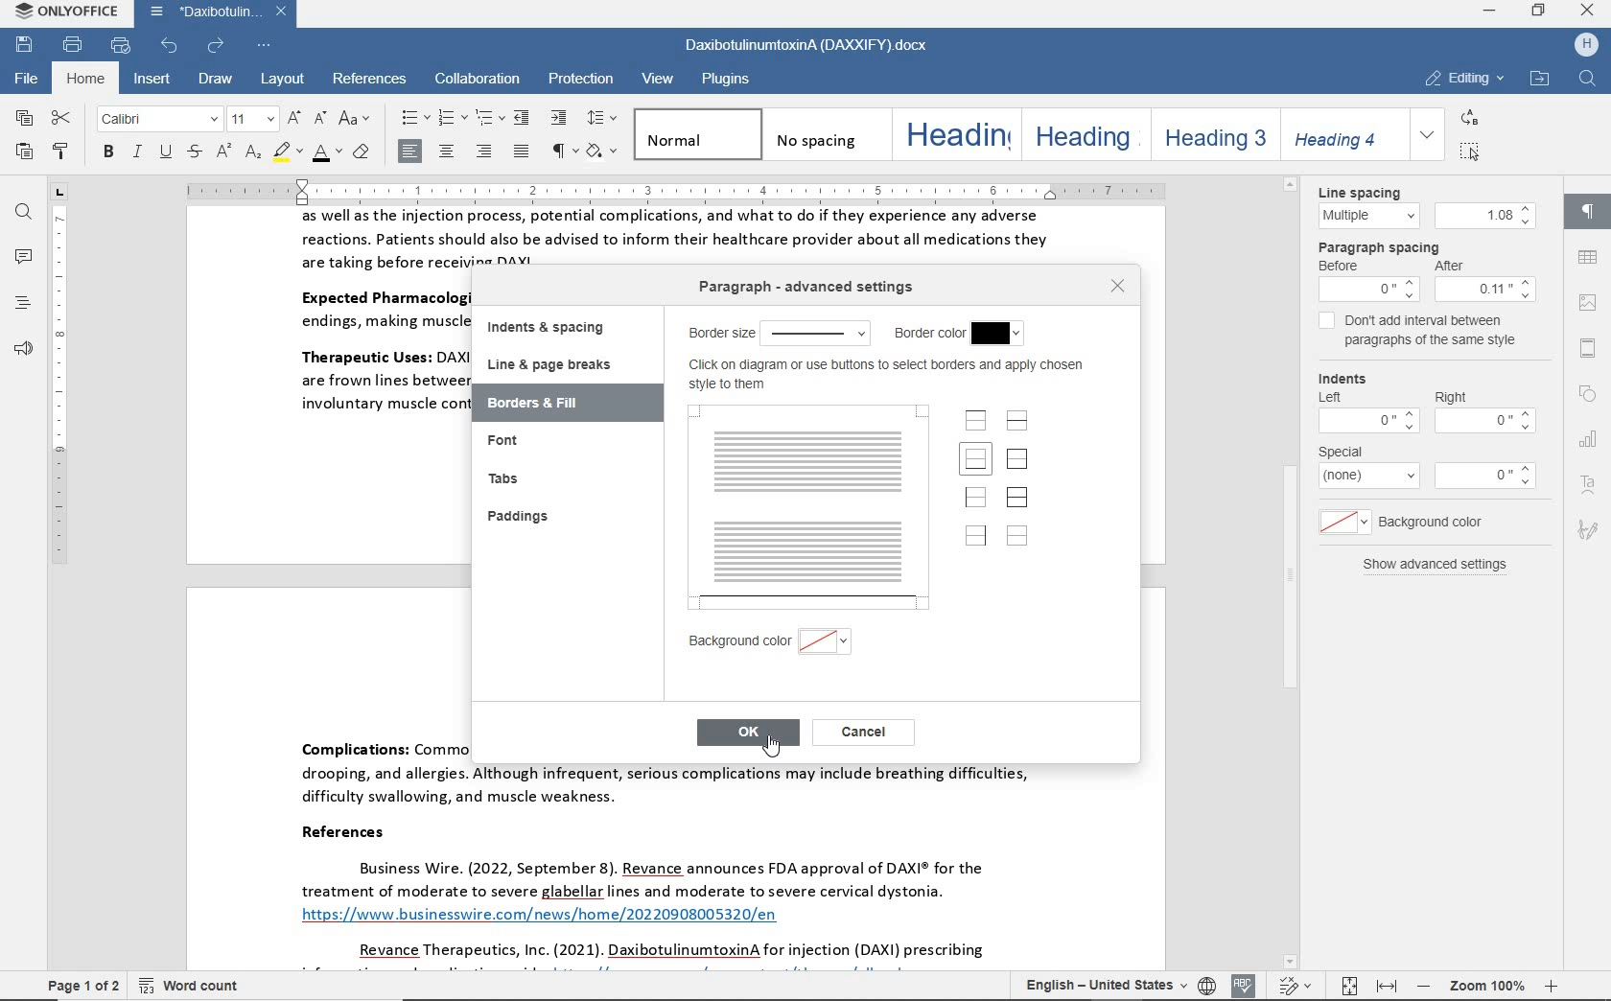 The width and height of the screenshot is (1611, 1001). Describe the element at coordinates (354, 118) in the screenshot. I see `change case` at that location.